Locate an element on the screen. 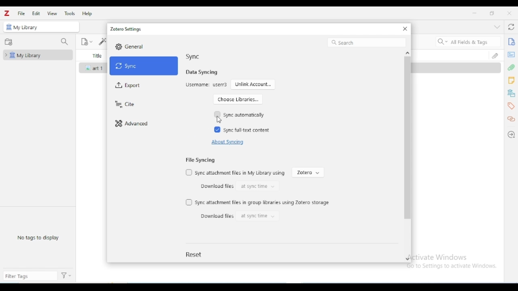 This screenshot has height=291, width=518. logo is located at coordinates (6, 13).